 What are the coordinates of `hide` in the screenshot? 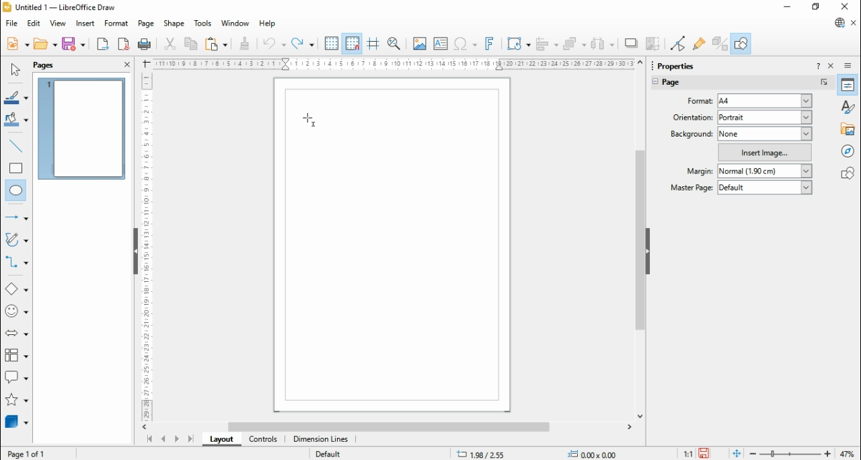 It's located at (647, 252).